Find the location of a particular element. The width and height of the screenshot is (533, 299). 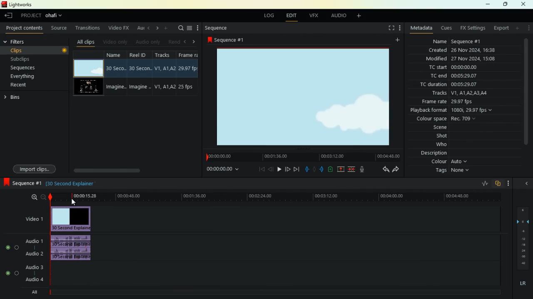

log is located at coordinates (266, 15).